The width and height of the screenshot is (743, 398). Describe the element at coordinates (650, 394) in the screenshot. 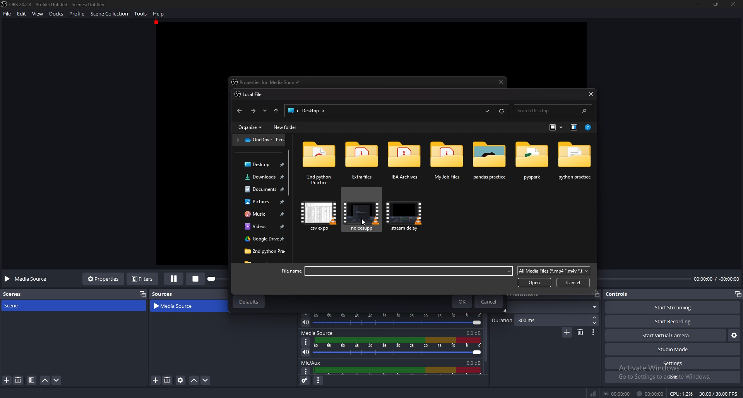

I see `00:00:00` at that location.